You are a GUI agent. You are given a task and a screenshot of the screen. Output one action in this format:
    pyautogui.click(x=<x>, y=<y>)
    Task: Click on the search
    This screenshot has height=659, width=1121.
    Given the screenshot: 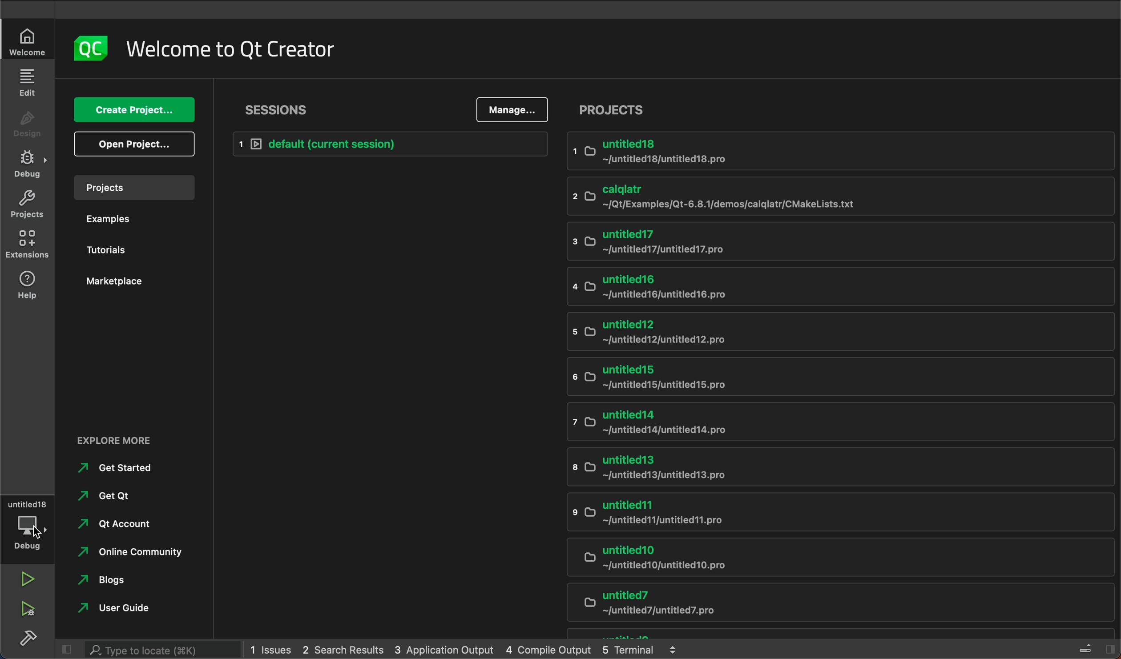 What is the action you would take?
    pyautogui.click(x=150, y=648)
    